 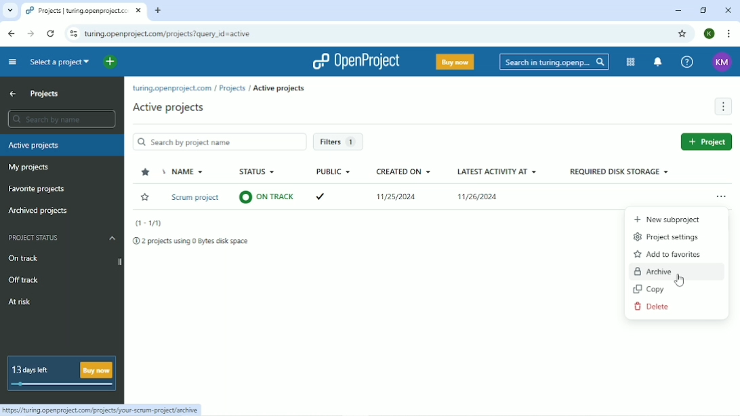 What do you see at coordinates (37, 211) in the screenshot?
I see `Archived projects` at bounding box center [37, 211].